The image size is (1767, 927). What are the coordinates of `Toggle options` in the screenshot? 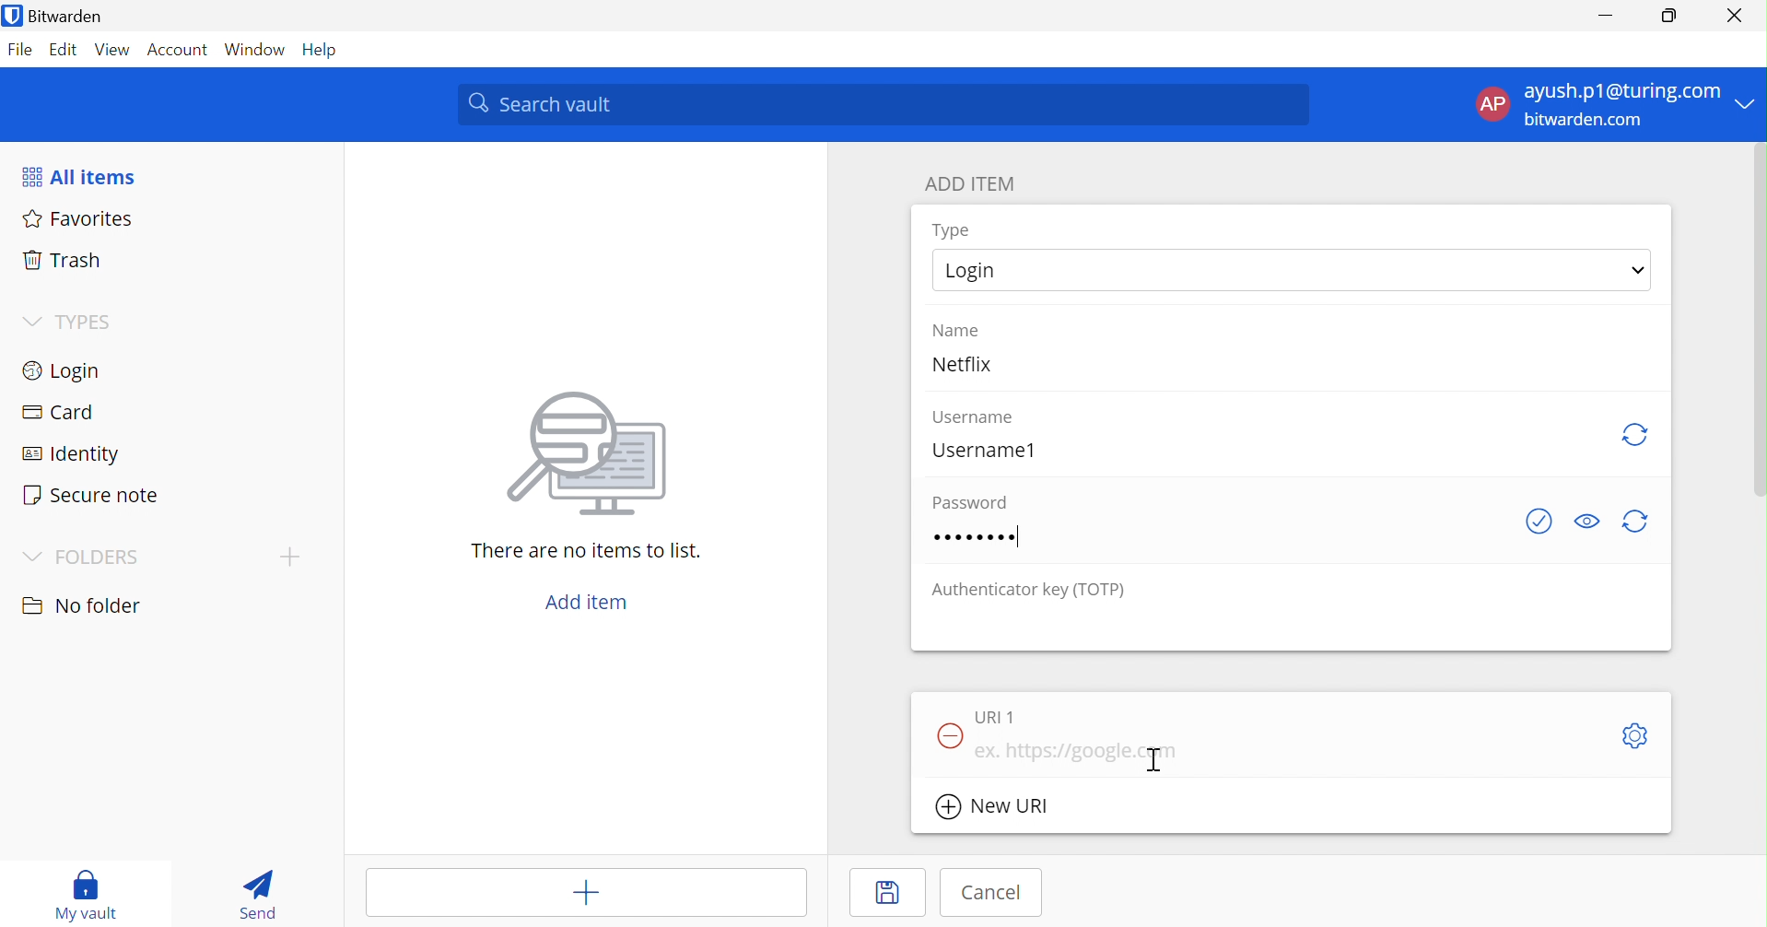 It's located at (1637, 735).